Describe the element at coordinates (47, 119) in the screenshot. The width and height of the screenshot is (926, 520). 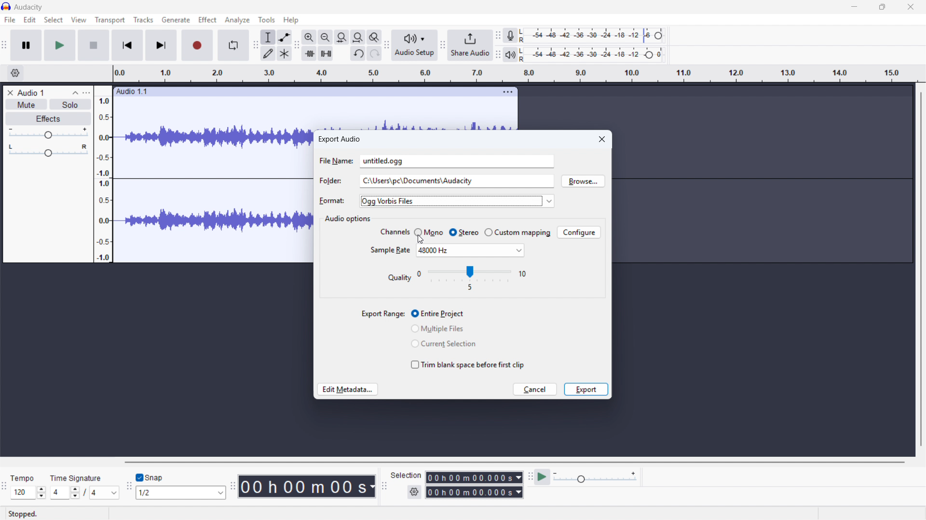
I see `Effects ` at that location.